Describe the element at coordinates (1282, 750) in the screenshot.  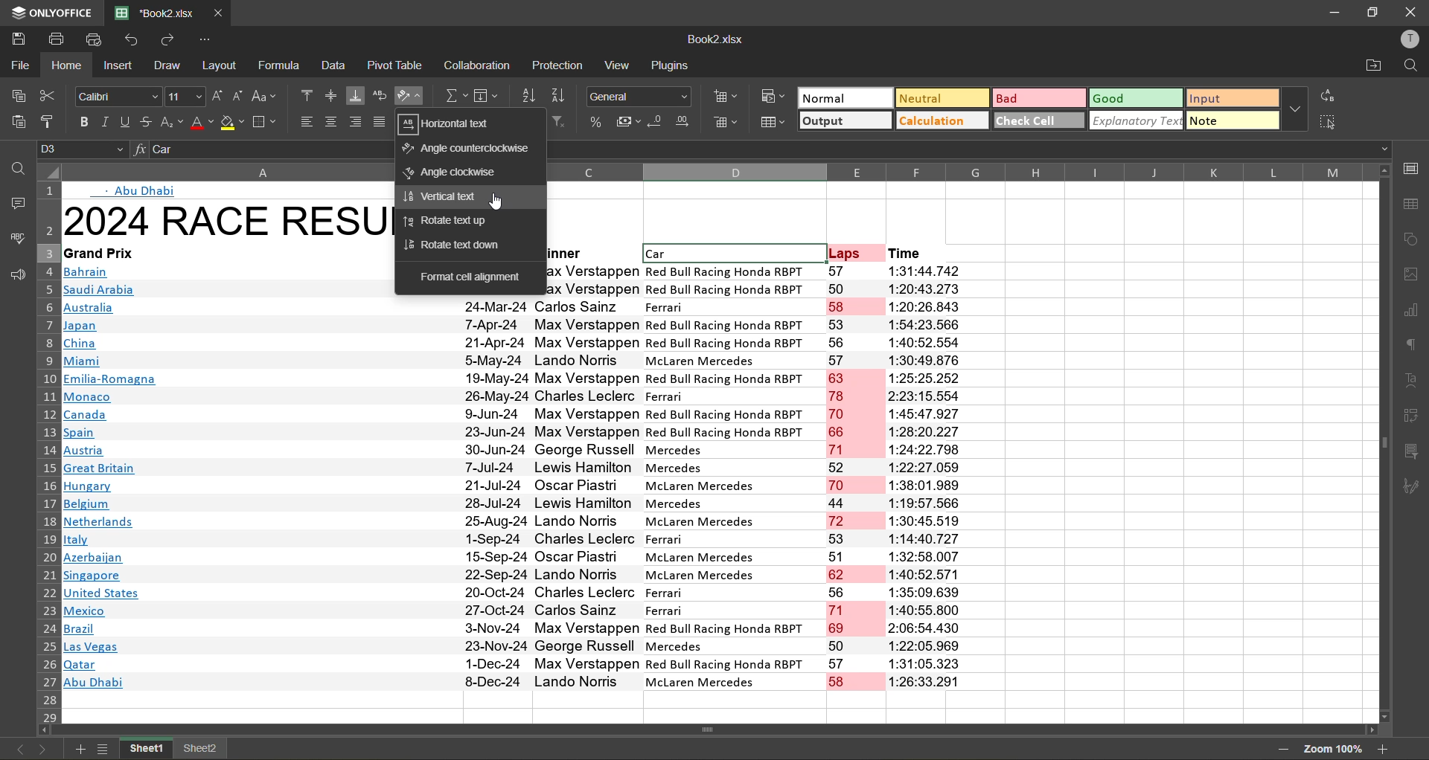
I see `zoom out` at that location.